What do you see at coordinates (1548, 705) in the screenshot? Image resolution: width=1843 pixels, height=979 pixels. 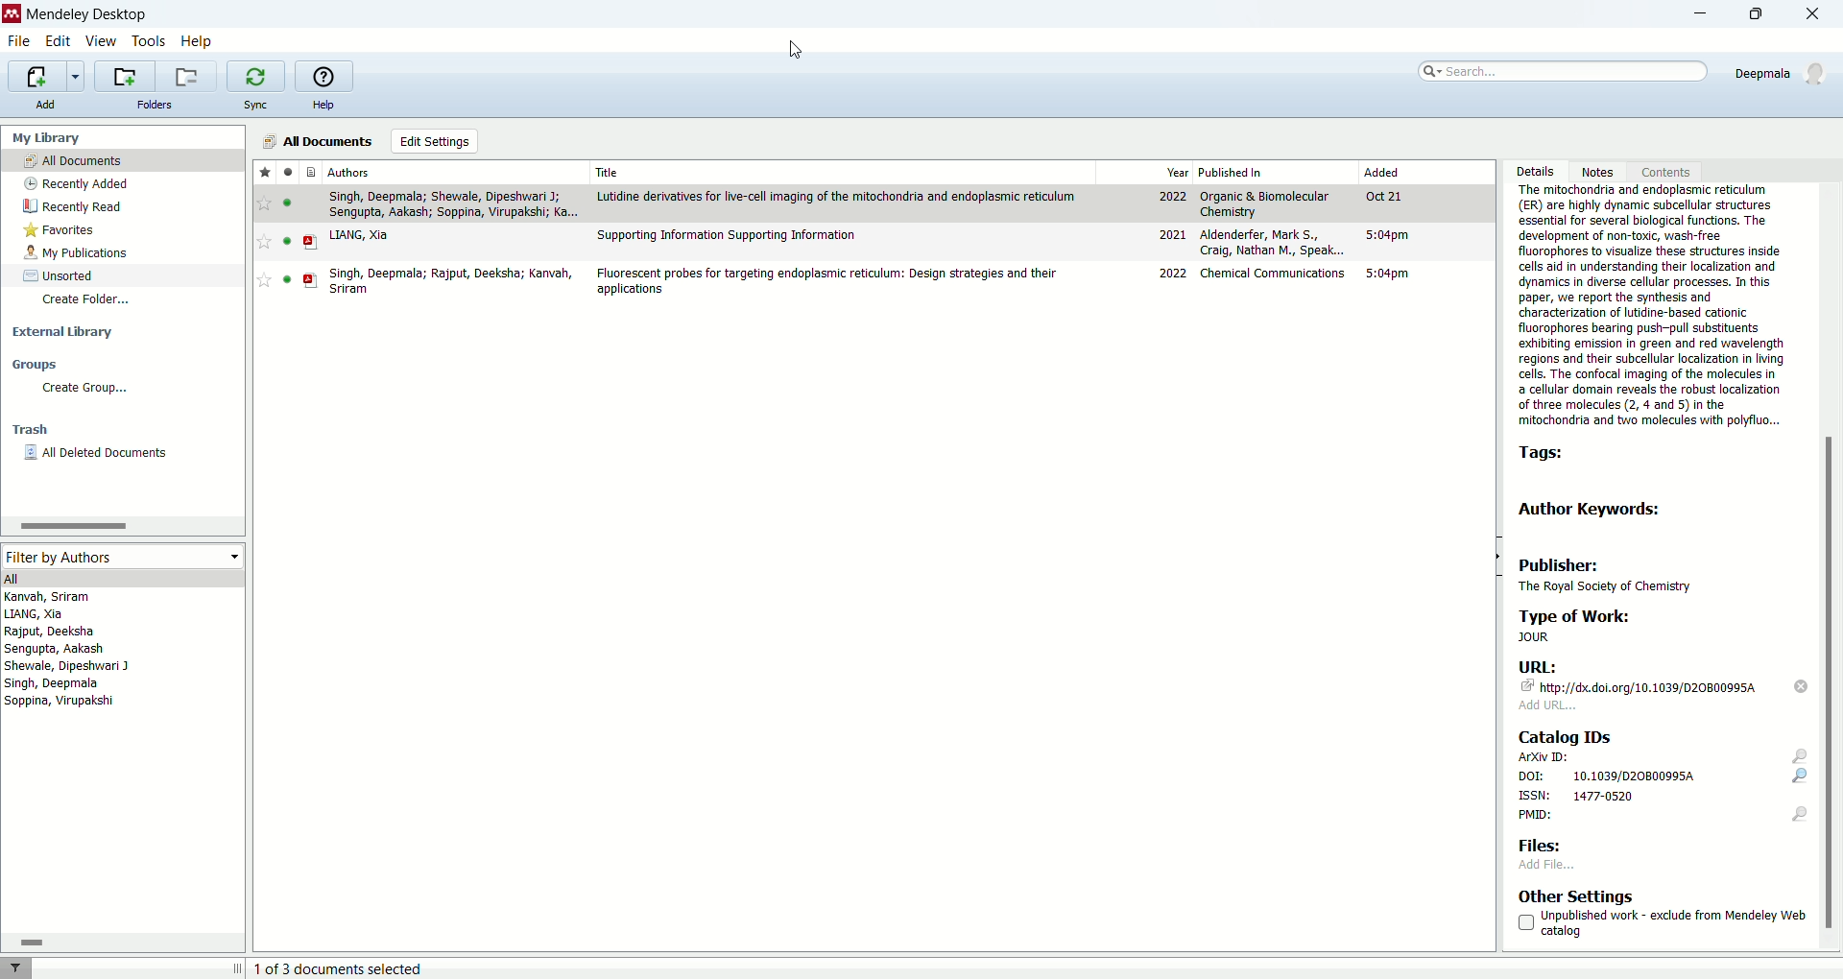 I see `add URL` at bounding box center [1548, 705].